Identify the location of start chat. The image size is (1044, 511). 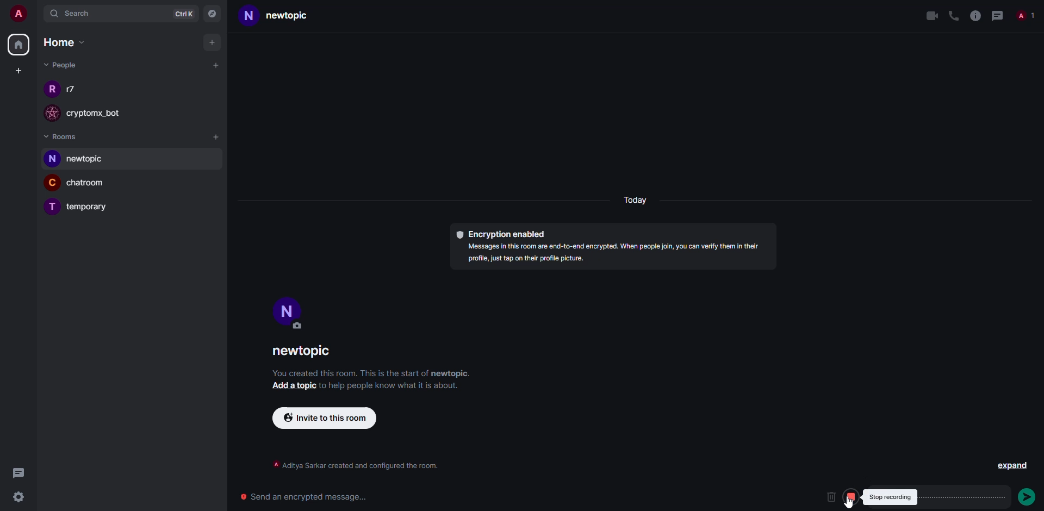
(215, 65).